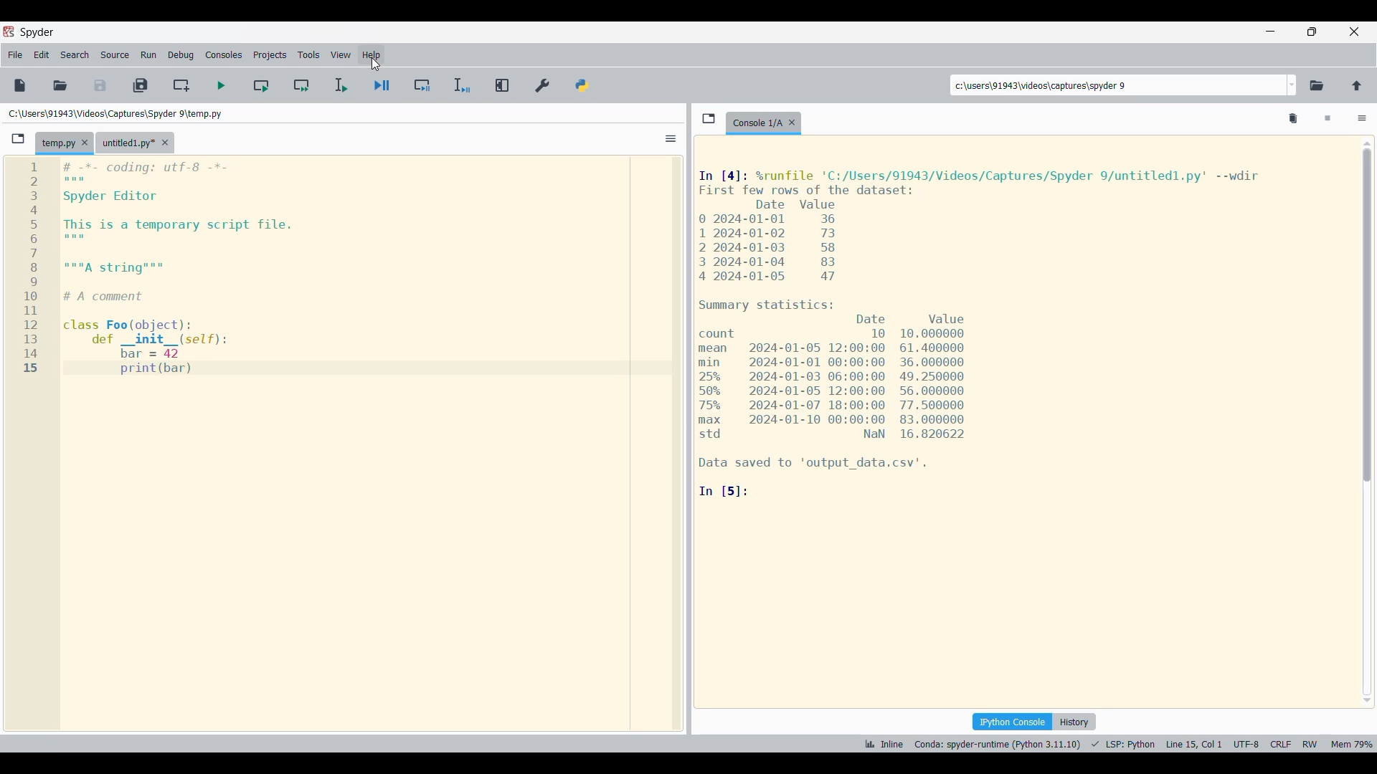 This screenshot has height=774, width=1377. I want to click on Maximize current pane, so click(503, 85).